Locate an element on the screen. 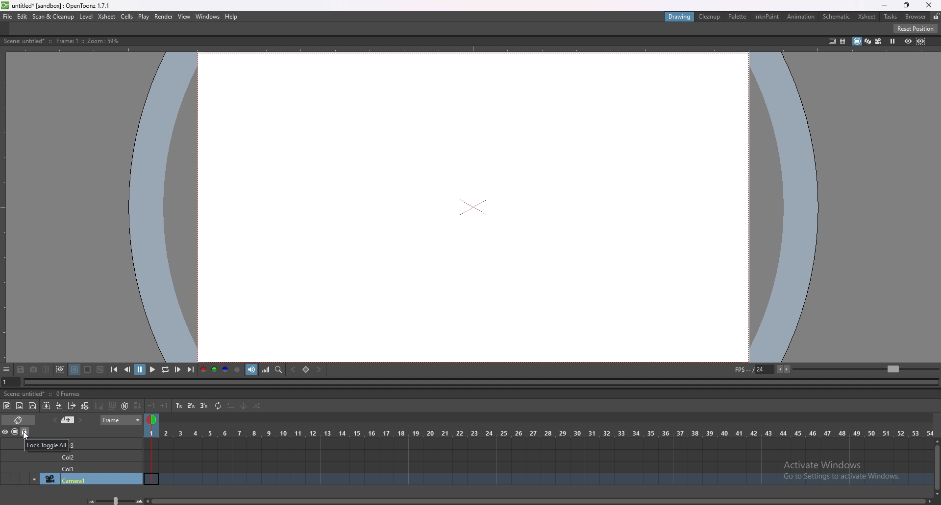  scroll bar is located at coordinates (936, 466).